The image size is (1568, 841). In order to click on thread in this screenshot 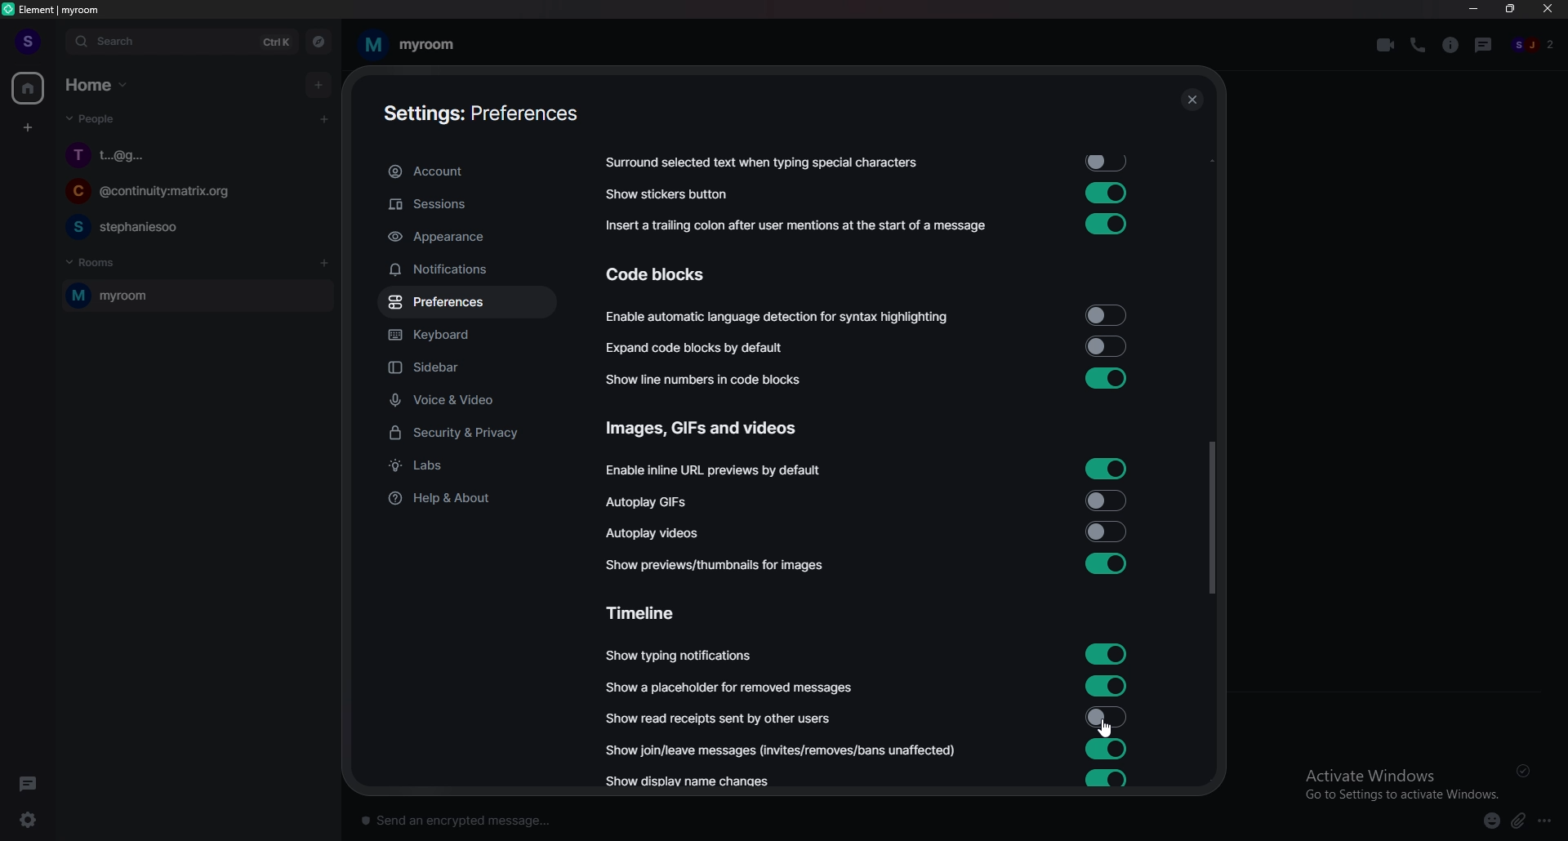, I will do `click(1486, 44)`.